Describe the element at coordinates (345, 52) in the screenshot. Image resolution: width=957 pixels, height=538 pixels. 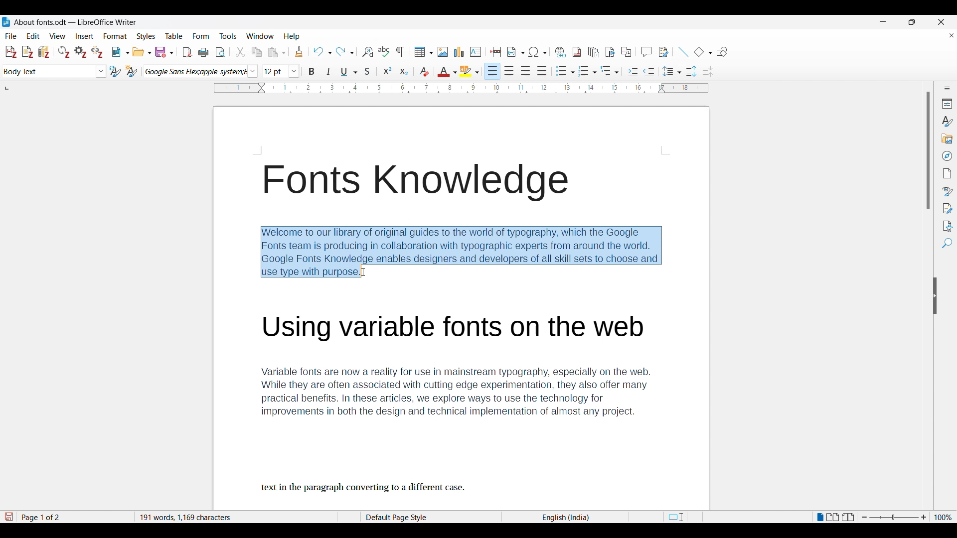
I see `Redo` at that location.